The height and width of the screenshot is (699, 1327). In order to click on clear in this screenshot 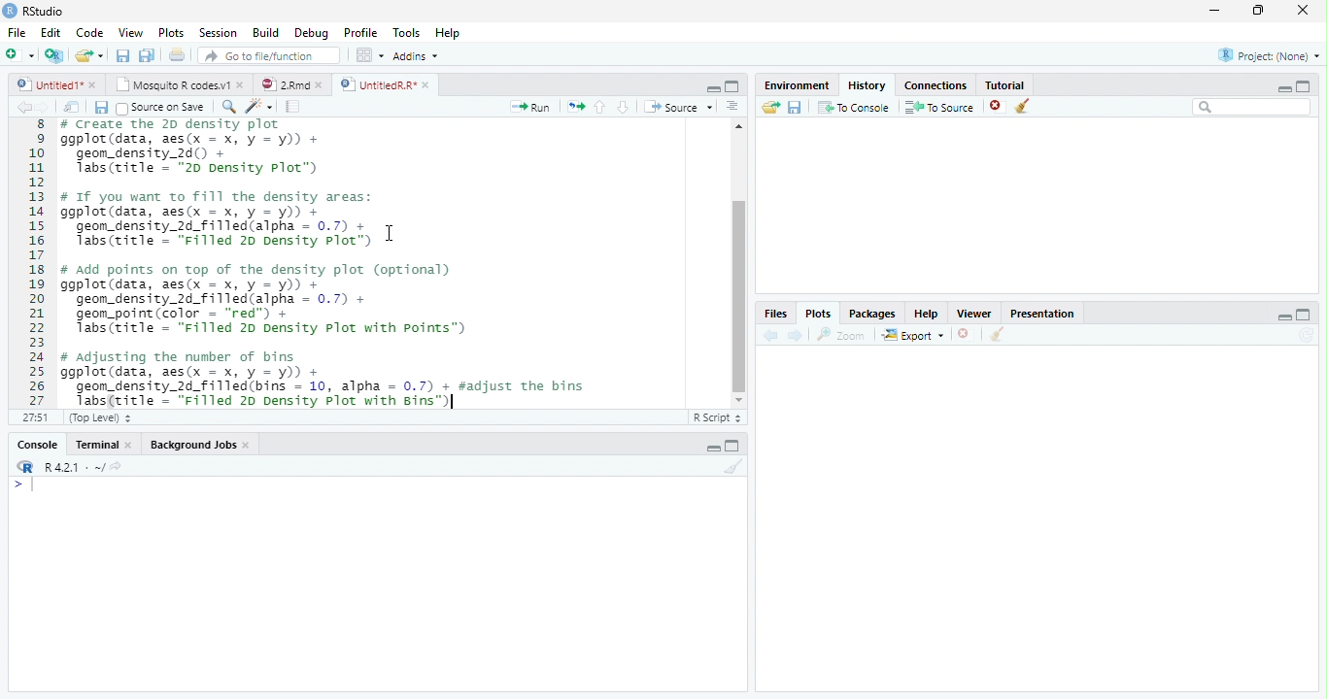, I will do `click(997, 336)`.